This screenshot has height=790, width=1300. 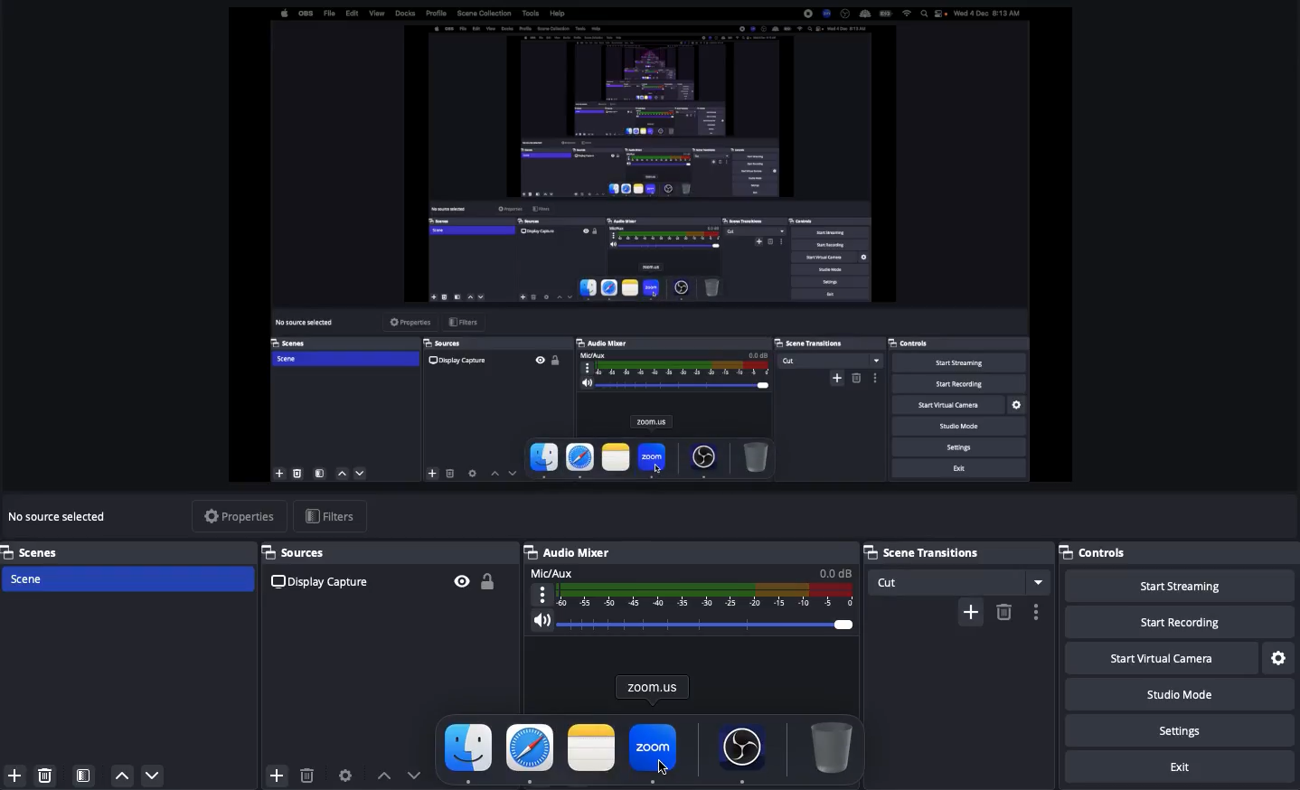 I want to click on Zoom, so click(x=654, y=750).